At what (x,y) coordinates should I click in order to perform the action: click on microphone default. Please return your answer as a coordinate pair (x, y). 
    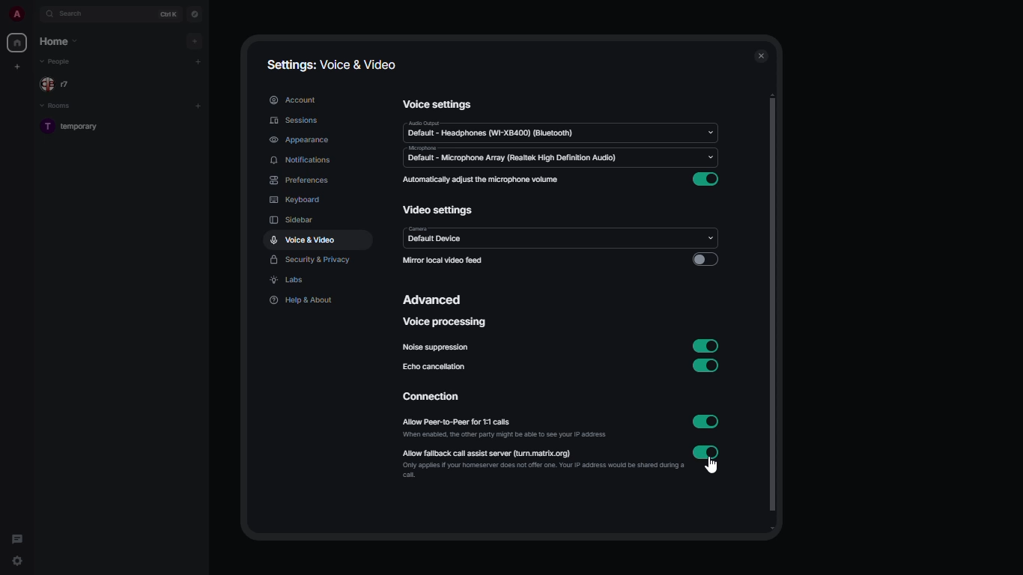
    Looking at the image, I should click on (512, 155).